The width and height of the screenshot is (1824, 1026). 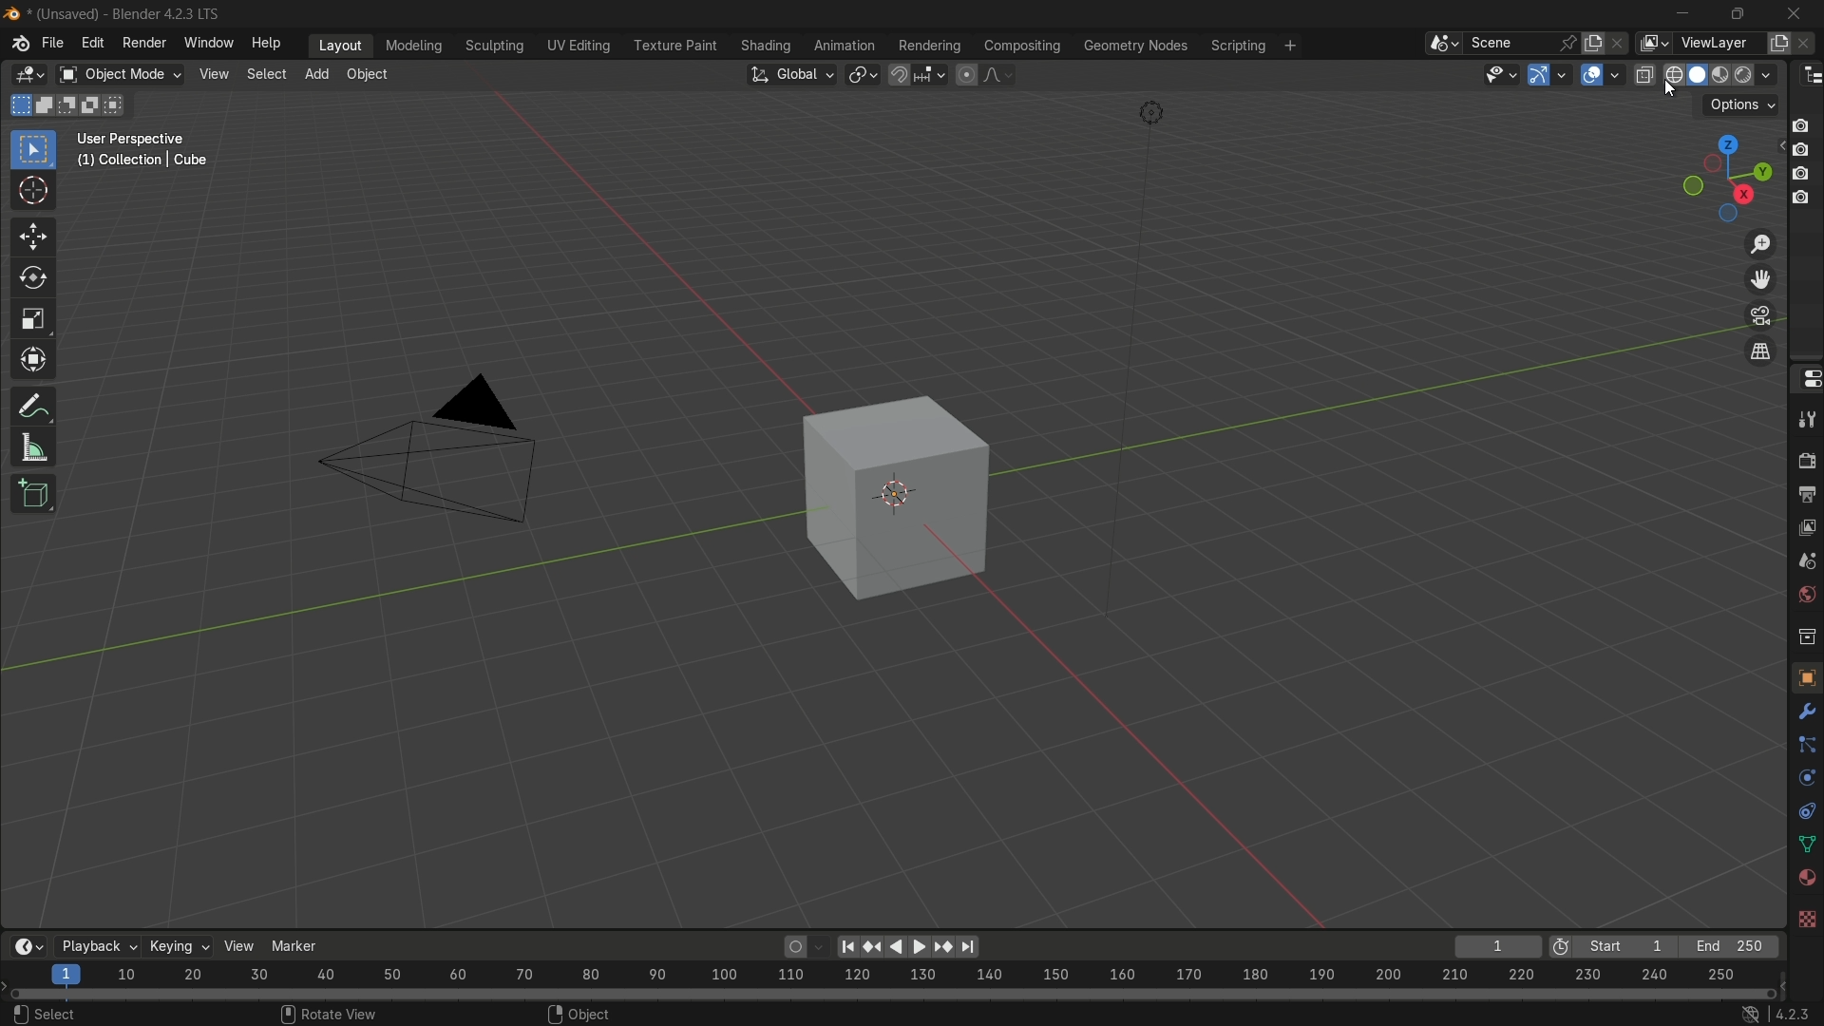 I want to click on editor type, so click(x=1813, y=75).